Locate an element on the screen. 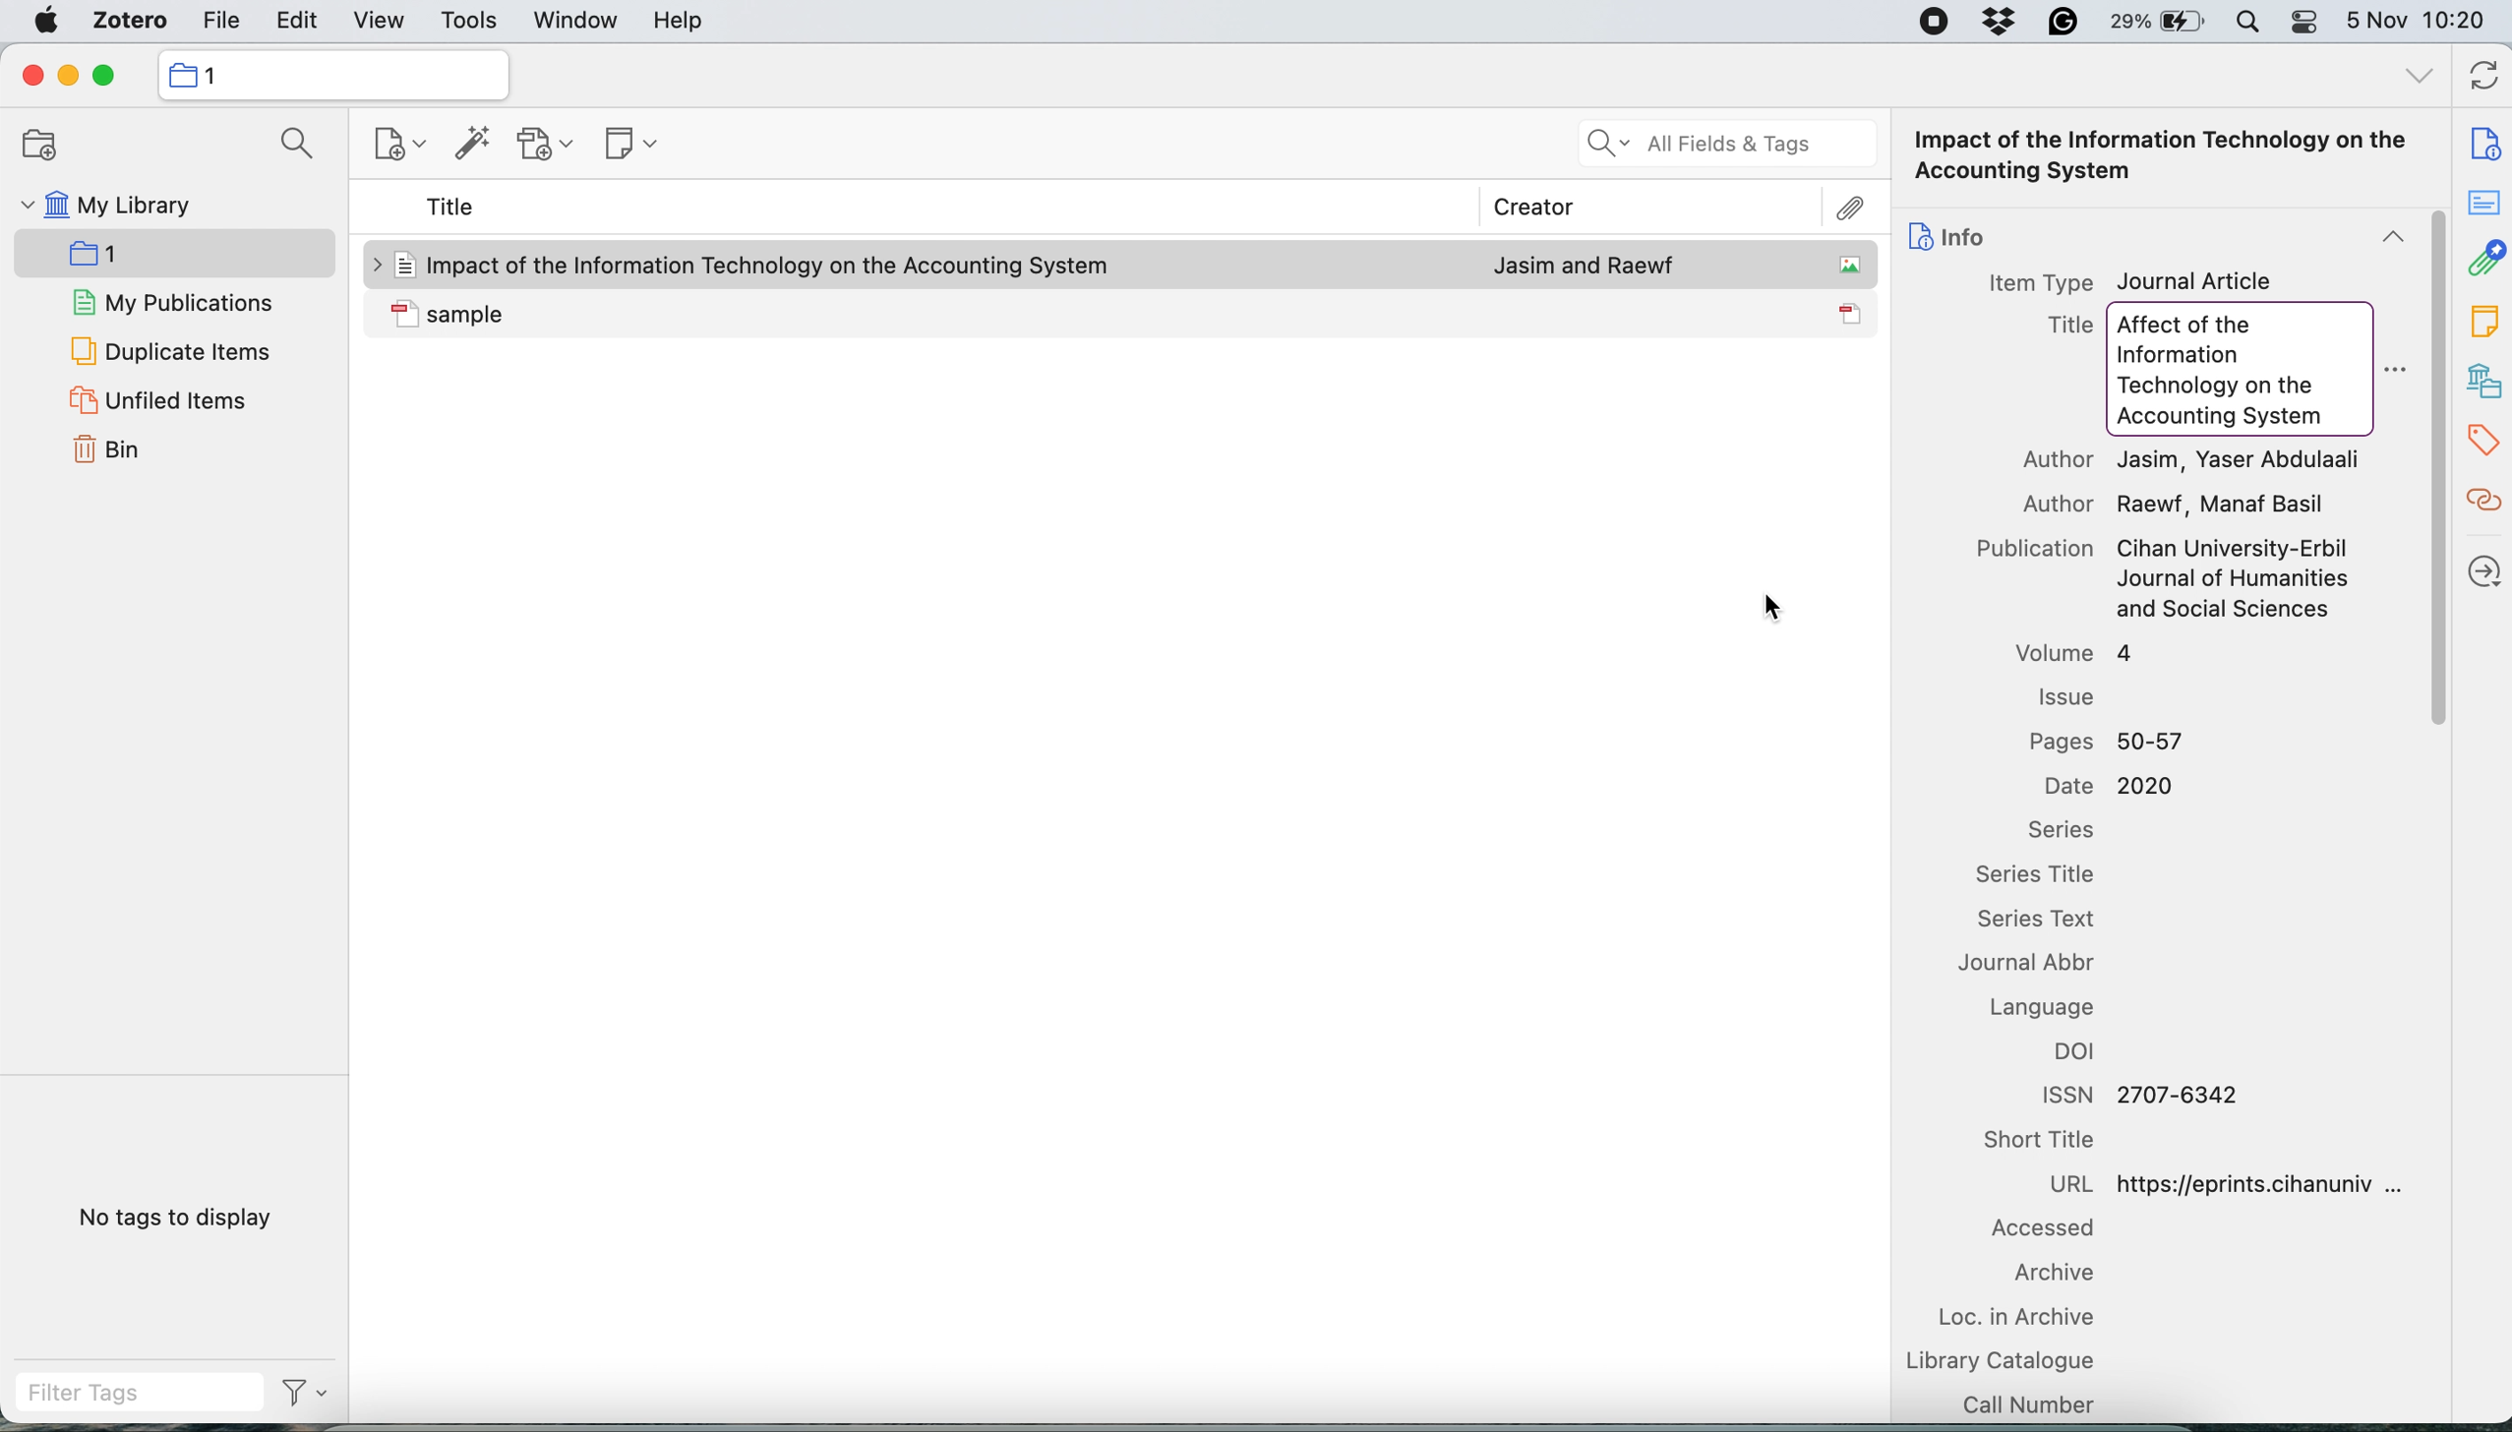 Image resolution: width=2512 pixels, height=1432 pixels. 5 Nov 10:20 is located at coordinates (2417, 21).